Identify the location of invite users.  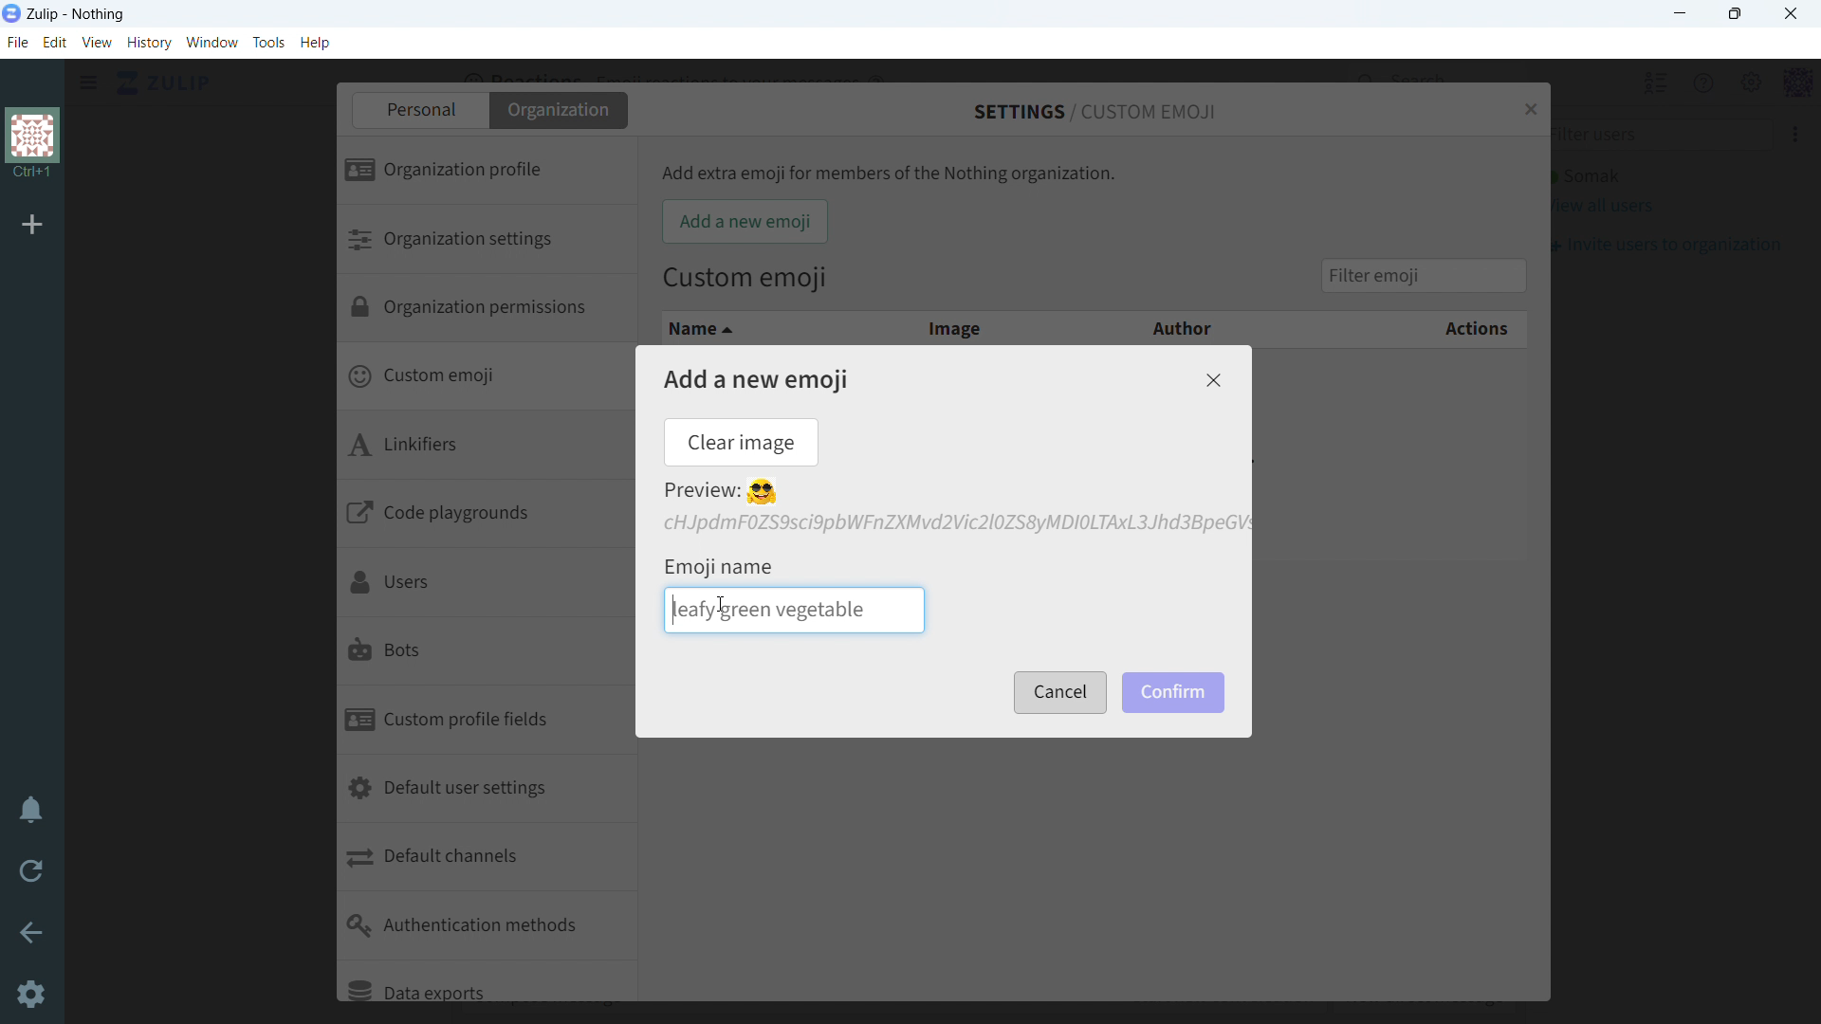
(1664, 245).